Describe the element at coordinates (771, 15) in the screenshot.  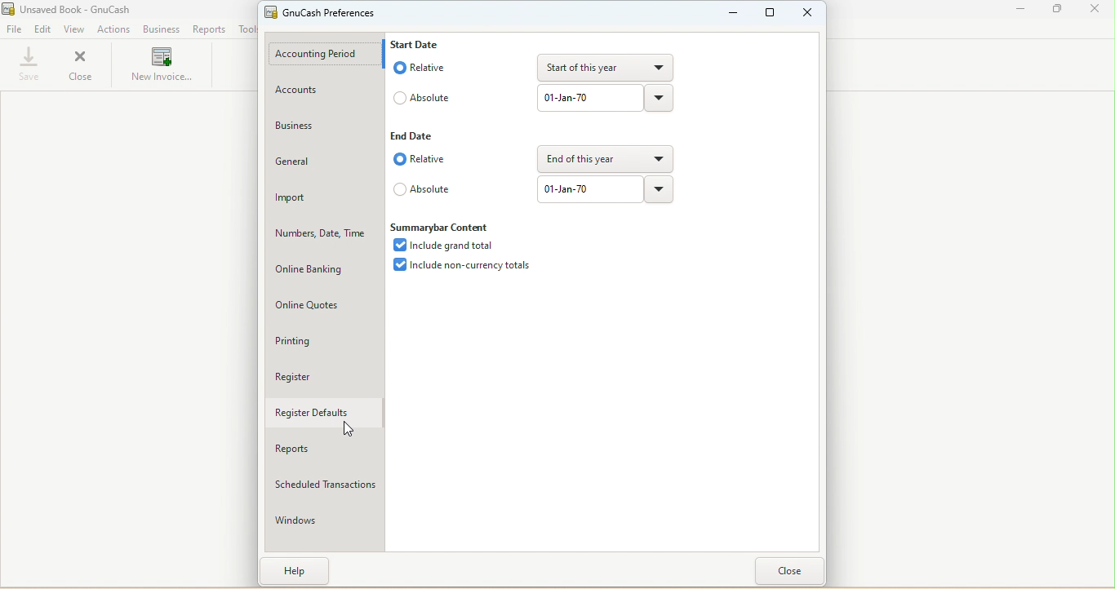
I see `Maxmize` at that location.